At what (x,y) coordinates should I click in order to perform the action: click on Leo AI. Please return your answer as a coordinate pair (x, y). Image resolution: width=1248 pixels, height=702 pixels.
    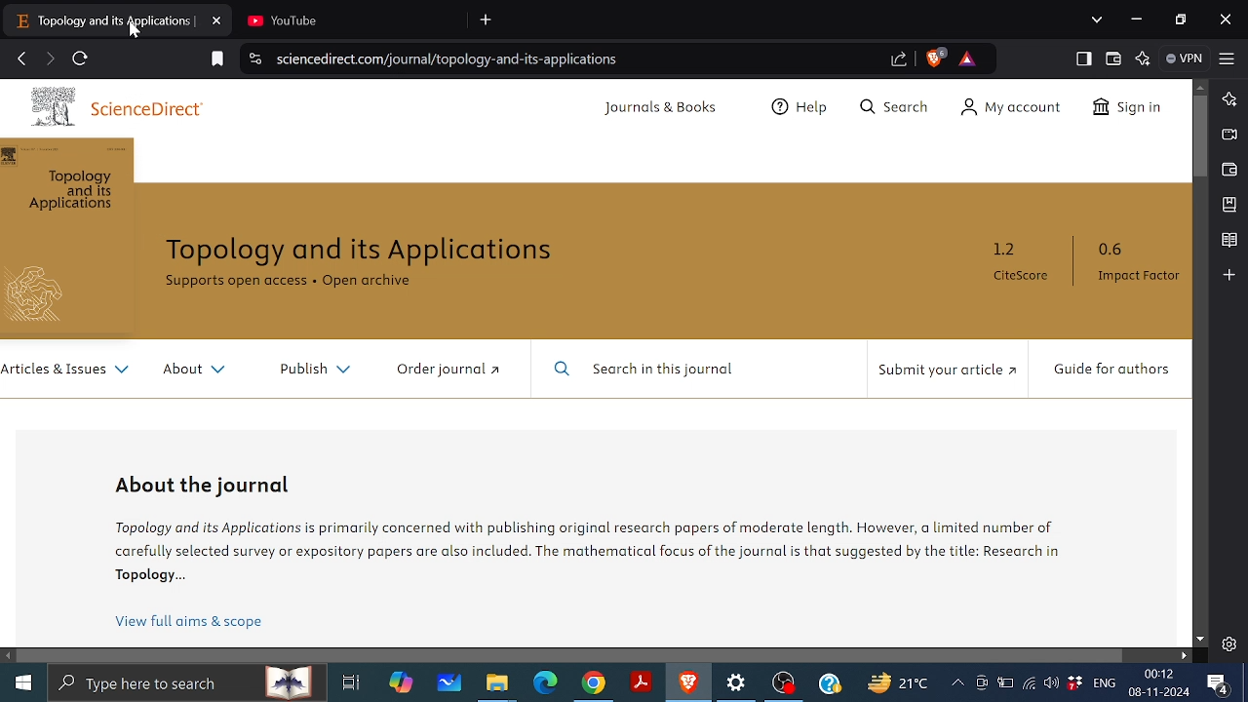
    Looking at the image, I should click on (1145, 58).